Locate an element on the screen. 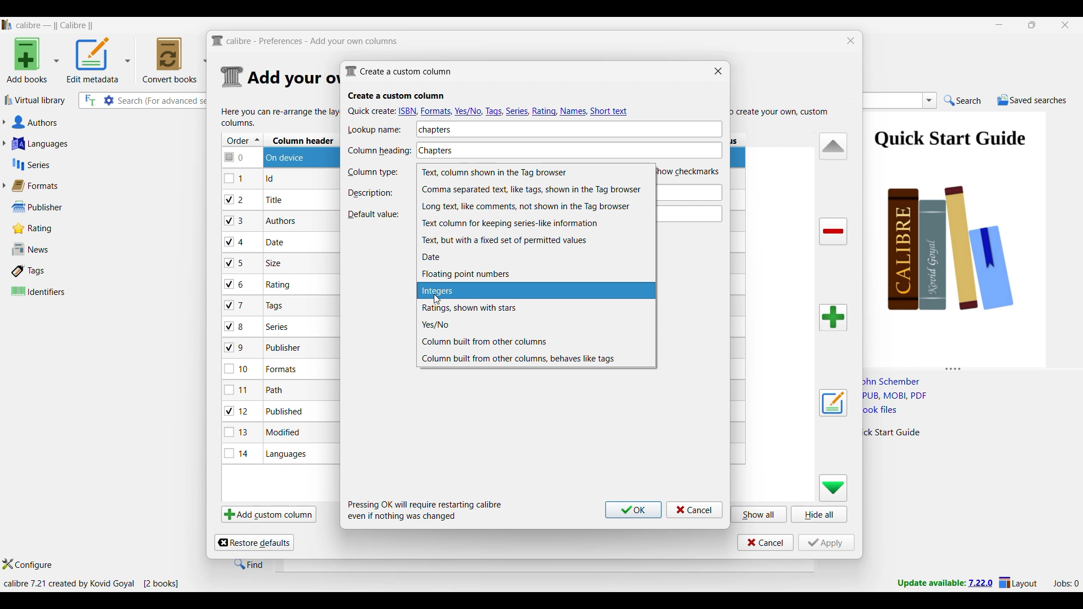 The image size is (1083, 609). Add custom column is located at coordinates (268, 514).